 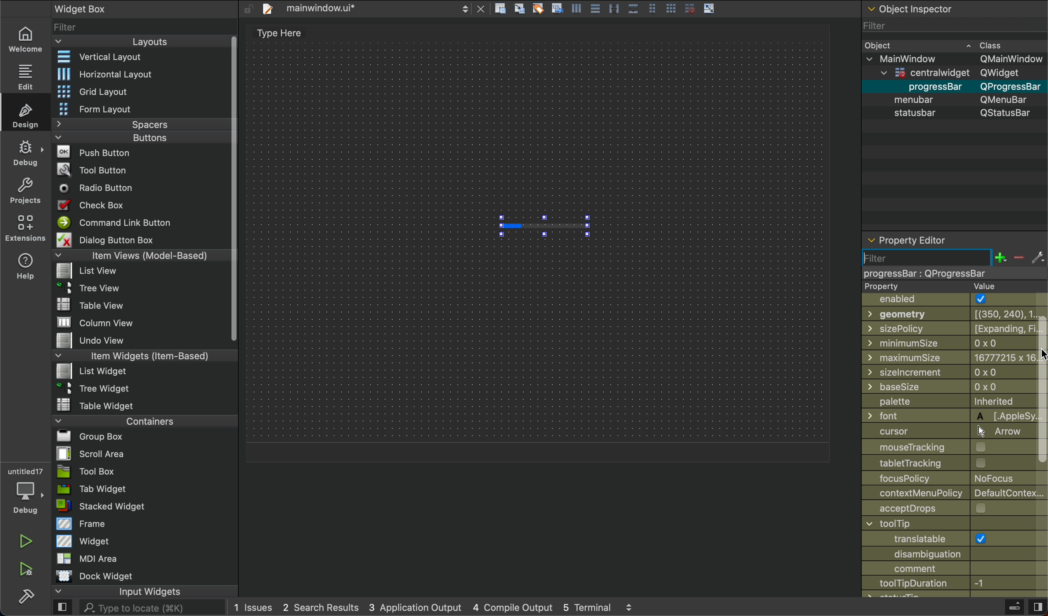 I want to click on text, so click(x=282, y=33).